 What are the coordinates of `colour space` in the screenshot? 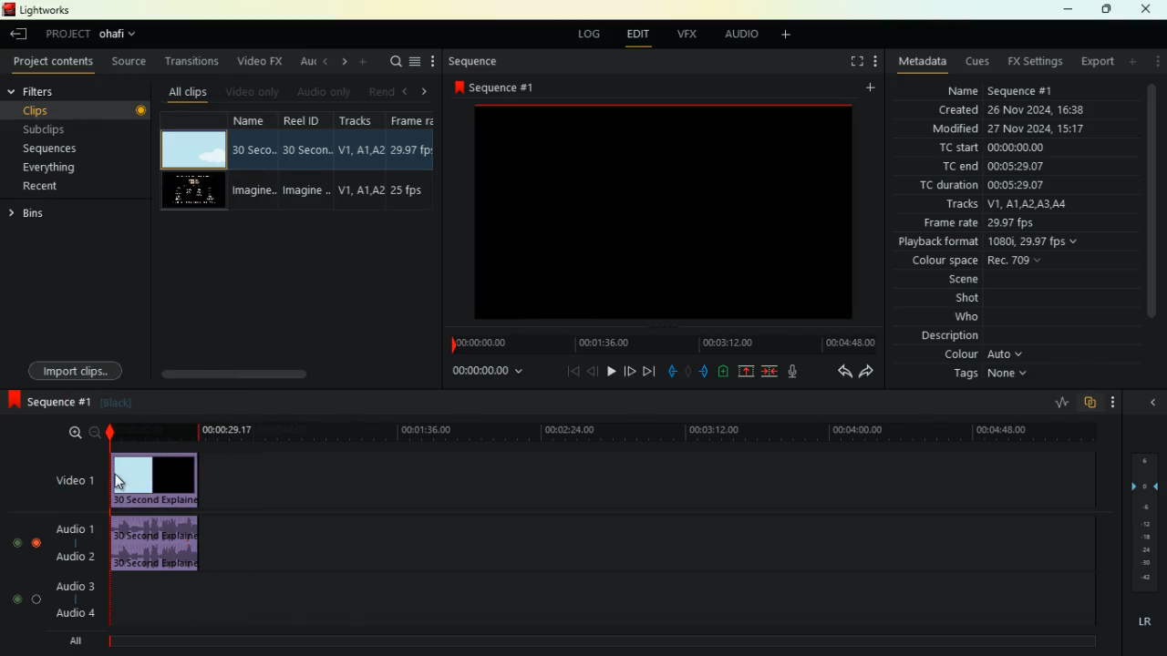 It's located at (976, 261).